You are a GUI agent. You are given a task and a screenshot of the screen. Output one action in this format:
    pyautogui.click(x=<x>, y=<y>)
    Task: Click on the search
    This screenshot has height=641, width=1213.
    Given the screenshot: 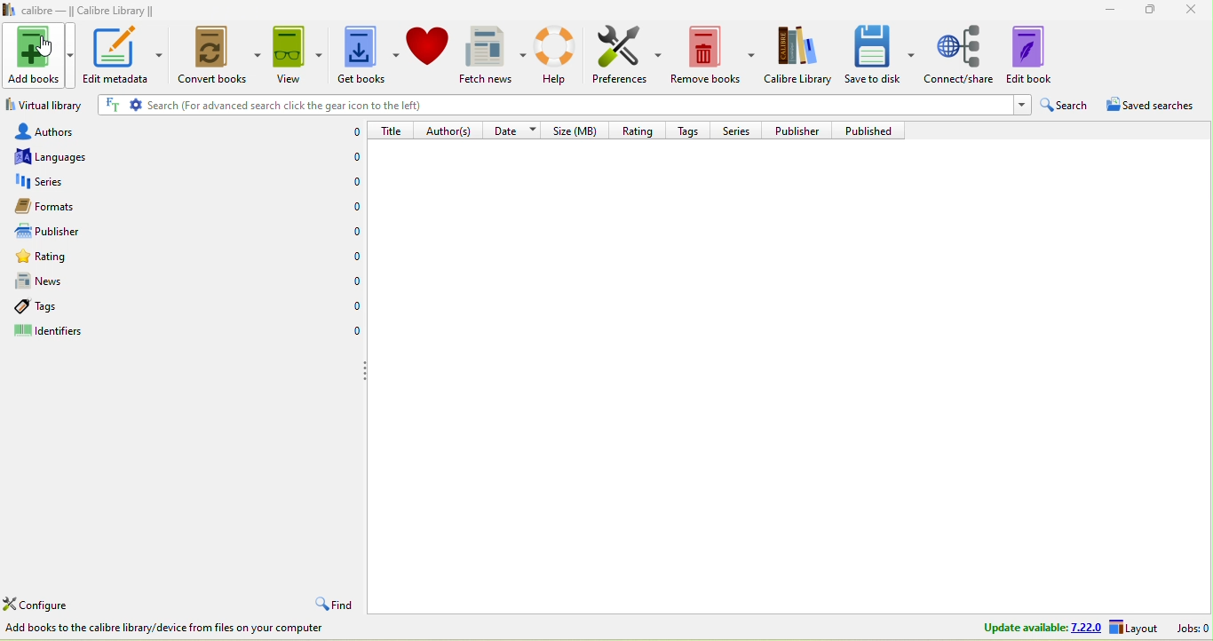 What is the action you would take?
    pyautogui.click(x=1066, y=103)
    